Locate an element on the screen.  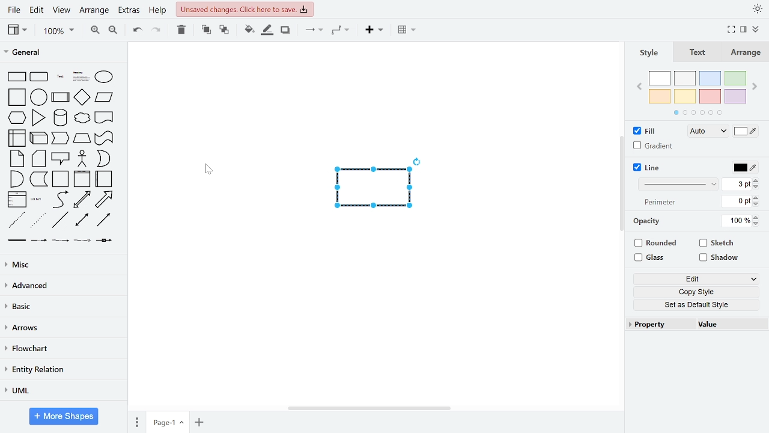
style is located at coordinates (650, 52).